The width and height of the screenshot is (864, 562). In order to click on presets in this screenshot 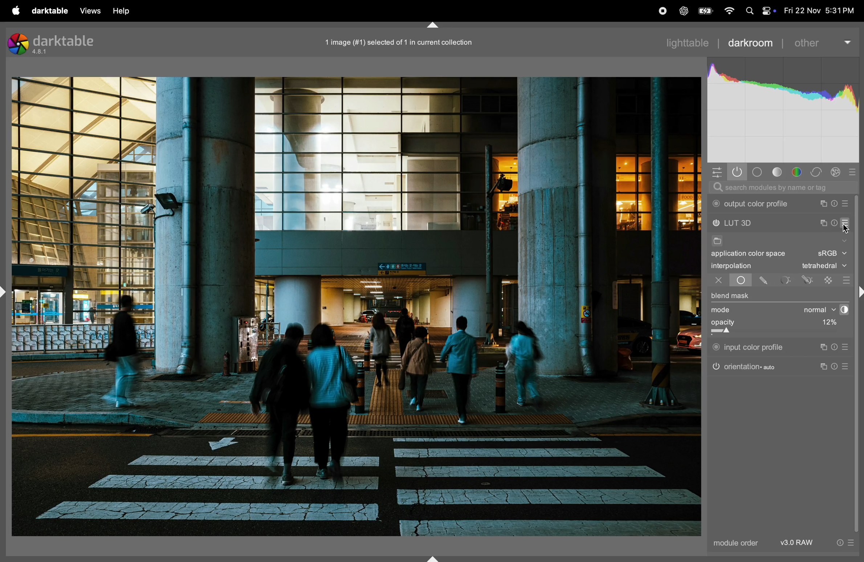, I will do `click(856, 171)`.